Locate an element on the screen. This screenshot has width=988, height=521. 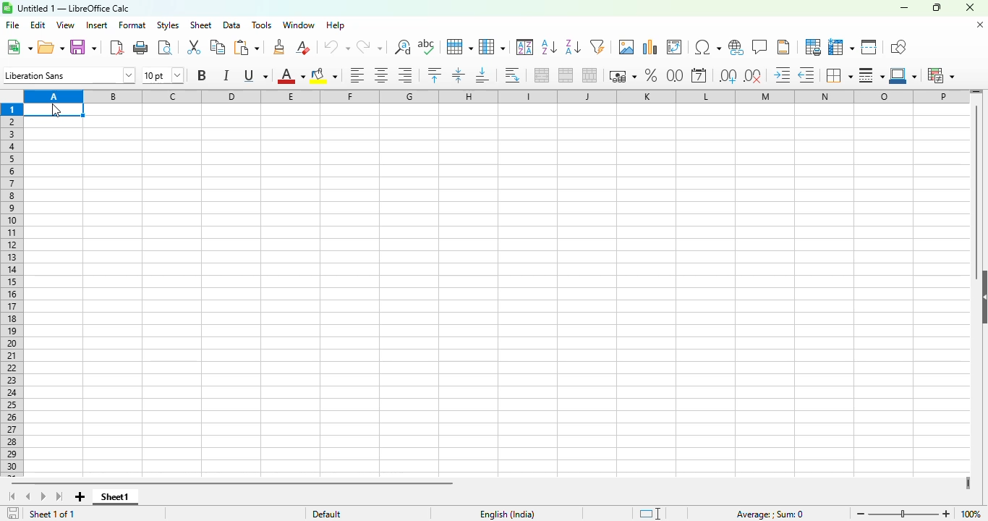
row is located at coordinates (459, 47).